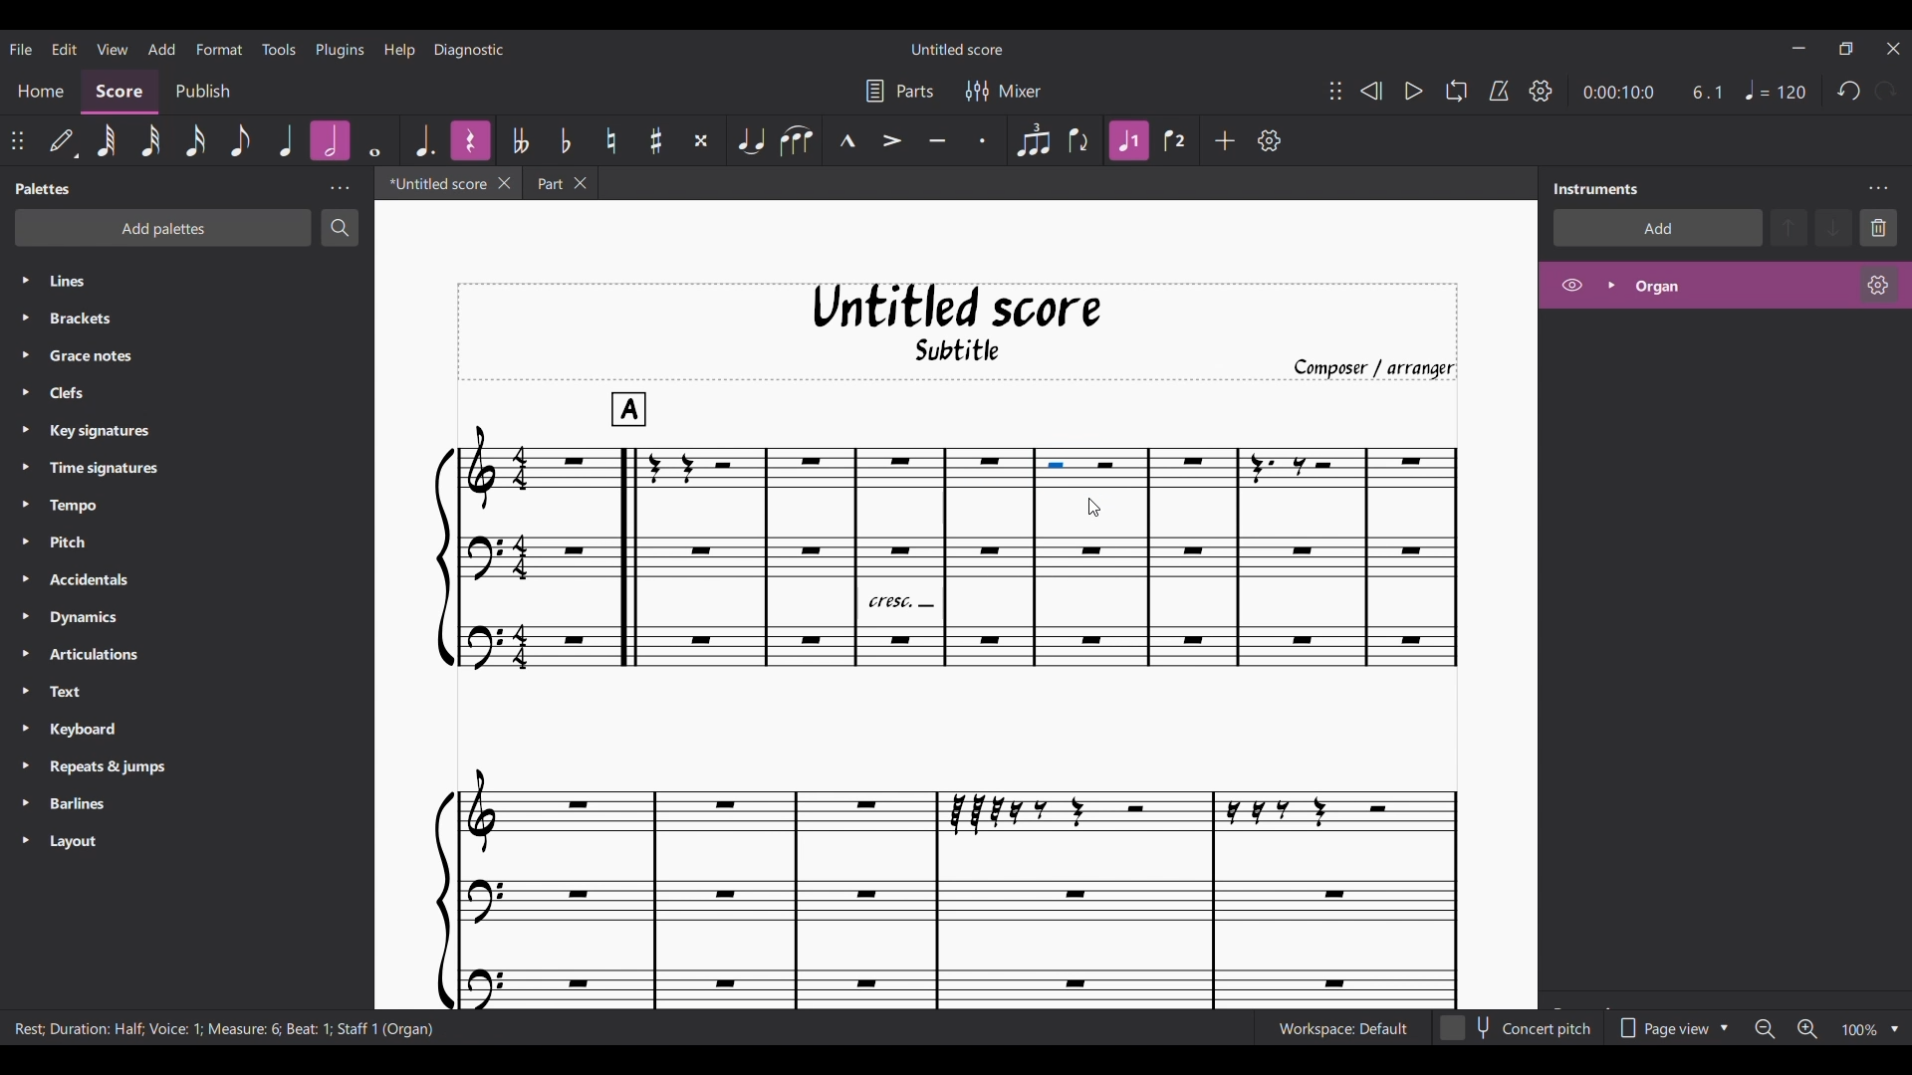 The image size is (1912, 1075). What do you see at coordinates (983, 141) in the screenshot?
I see `Staccato` at bounding box center [983, 141].